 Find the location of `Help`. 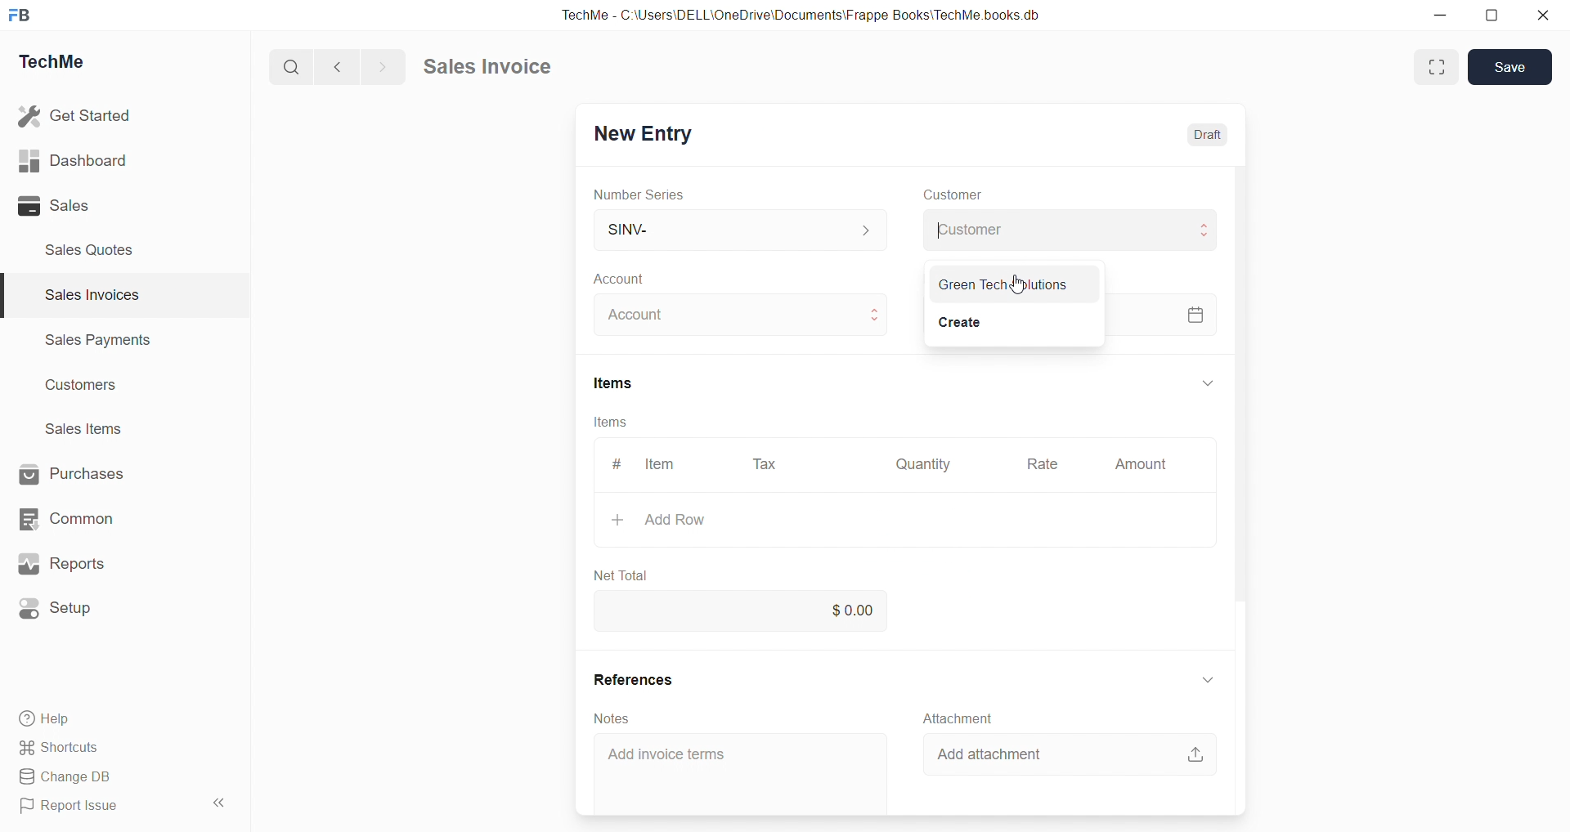

Help is located at coordinates (48, 719).